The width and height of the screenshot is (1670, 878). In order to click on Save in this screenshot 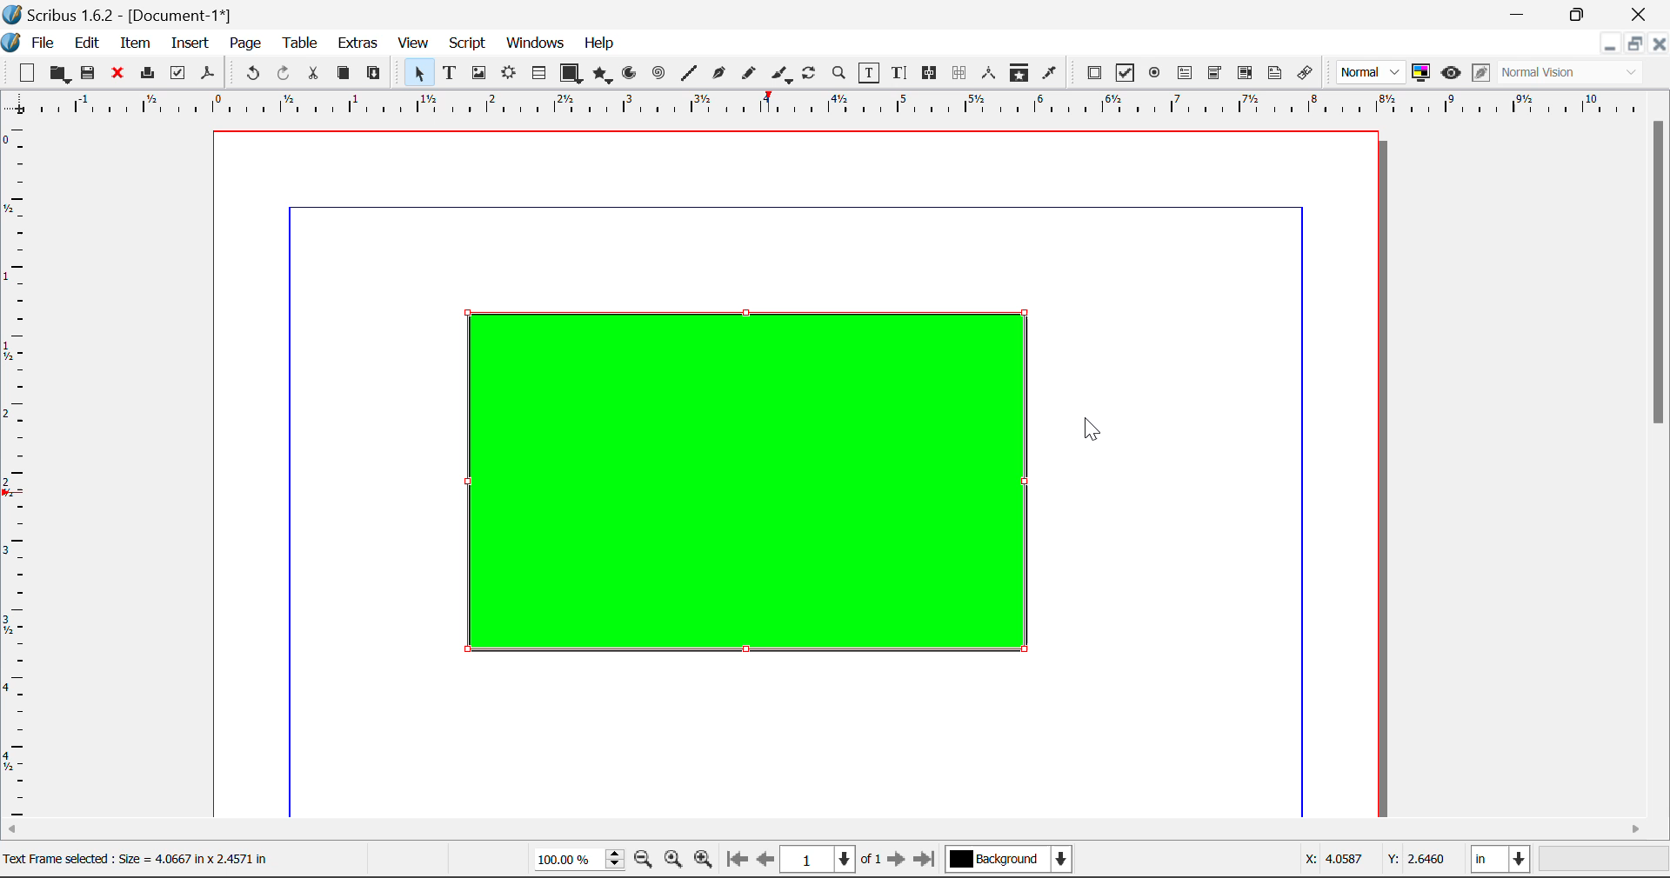, I will do `click(90, 73)`.